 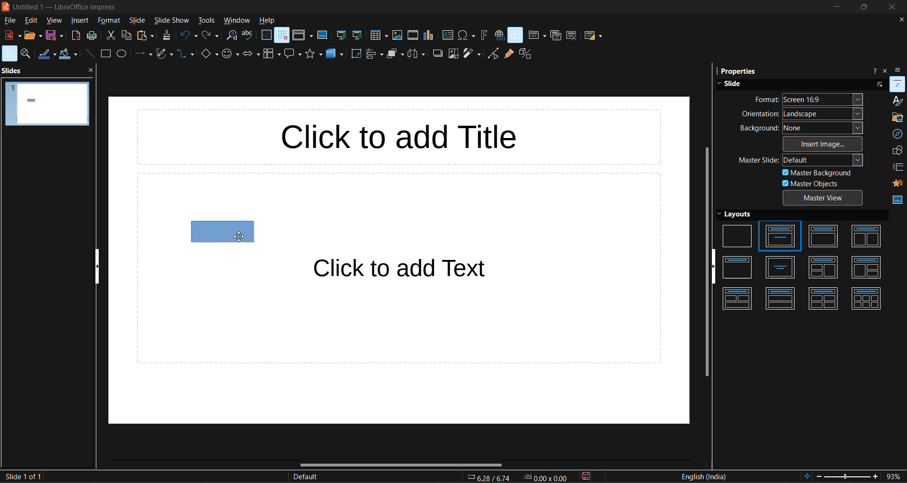 I want to click on click to save, so click(x=590, y=476).